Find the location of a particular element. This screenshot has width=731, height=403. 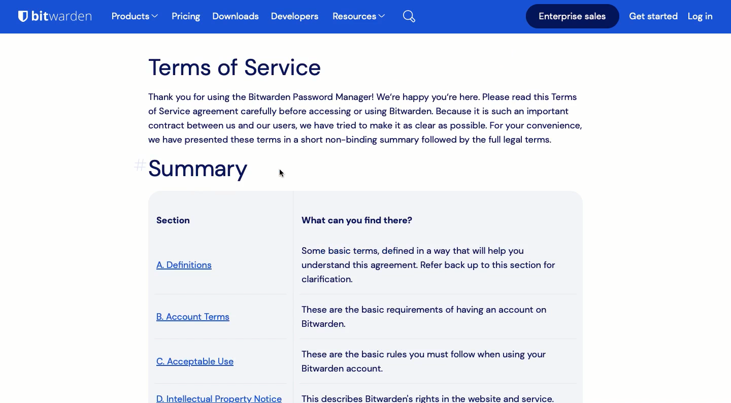

Downloads is located at coordinates (238, 18).